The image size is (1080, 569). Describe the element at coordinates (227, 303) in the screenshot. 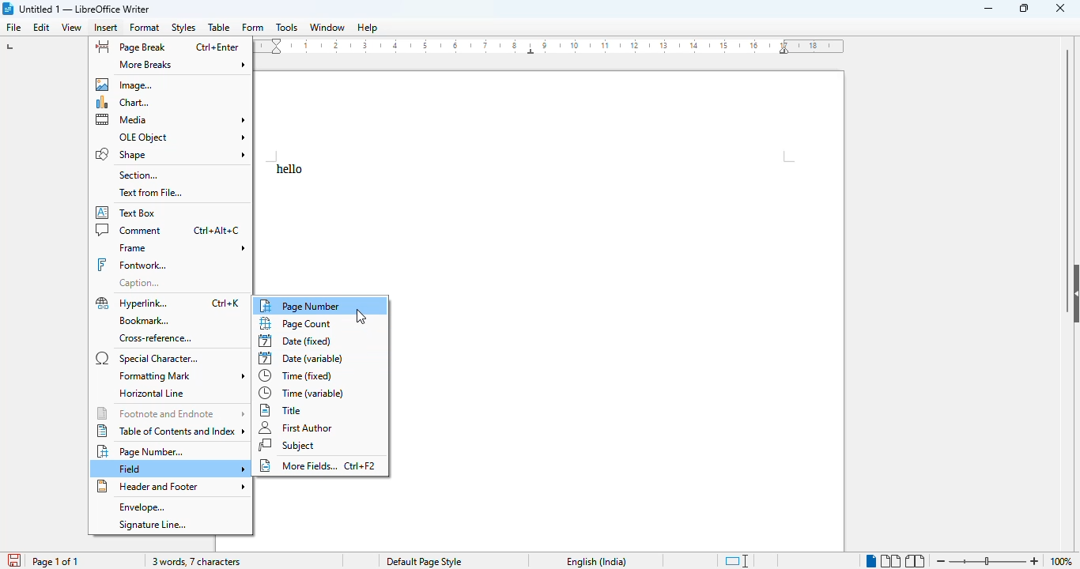

I see `shortcut for hyperlink` at that location.